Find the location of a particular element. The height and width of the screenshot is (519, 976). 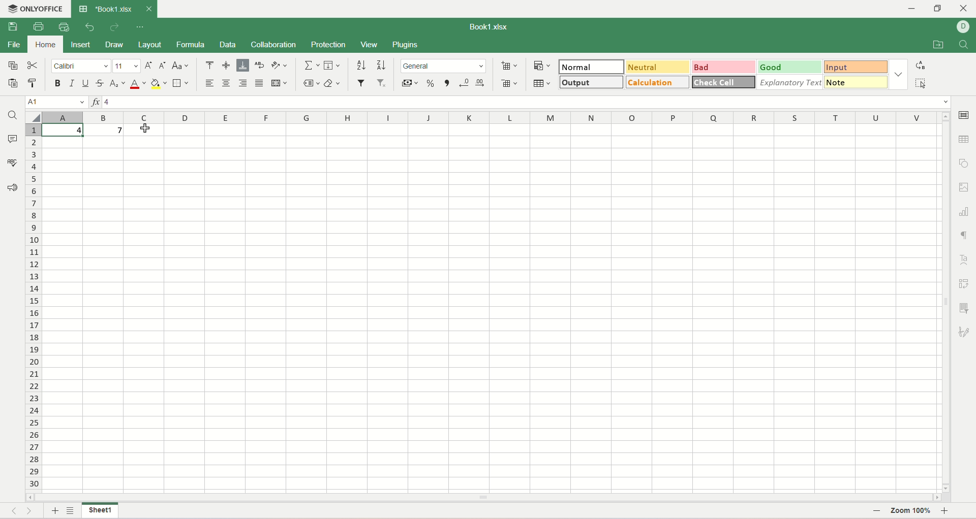

find is located at coordinates (13, 115).